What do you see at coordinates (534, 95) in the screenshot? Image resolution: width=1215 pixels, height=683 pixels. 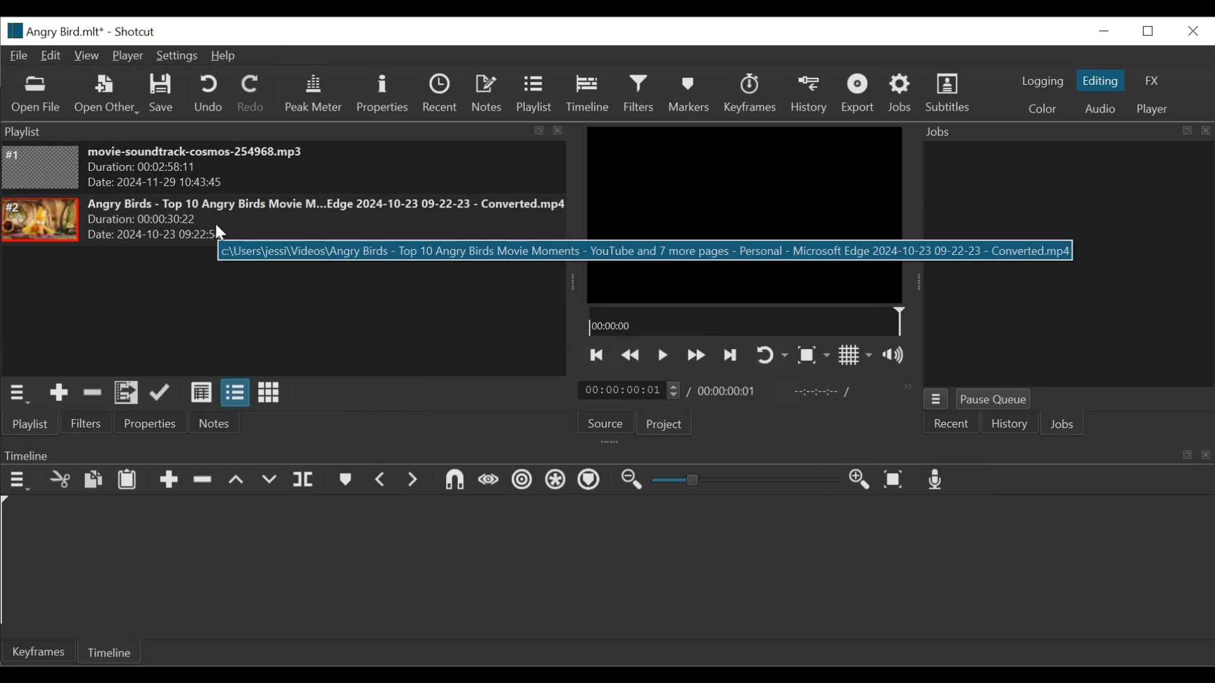 I see `Playlist` at bounding box center [534, 95].